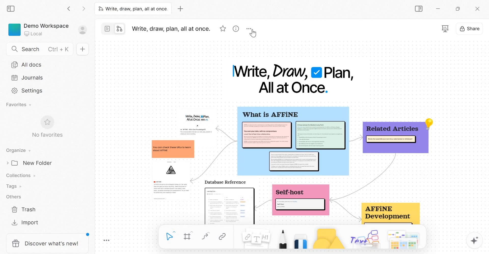 The width and height of the screenshot is (489, 254). Describe the element at coordinates (13, 197) in the screenshot. I see `Others` at that location.